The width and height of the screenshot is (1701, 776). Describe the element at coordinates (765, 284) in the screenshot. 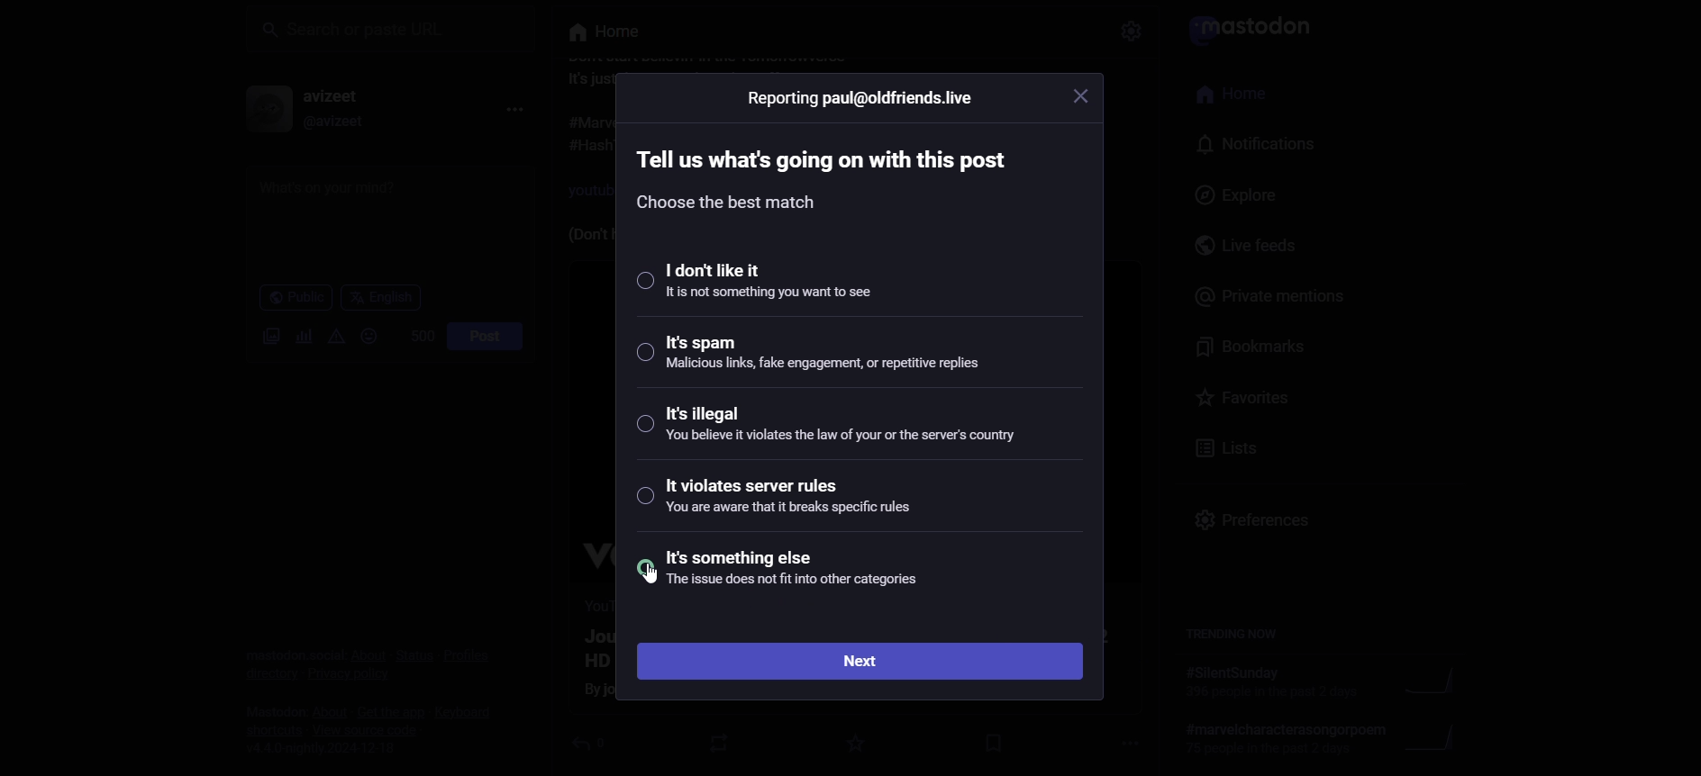

I see `I dont like it` at that location.